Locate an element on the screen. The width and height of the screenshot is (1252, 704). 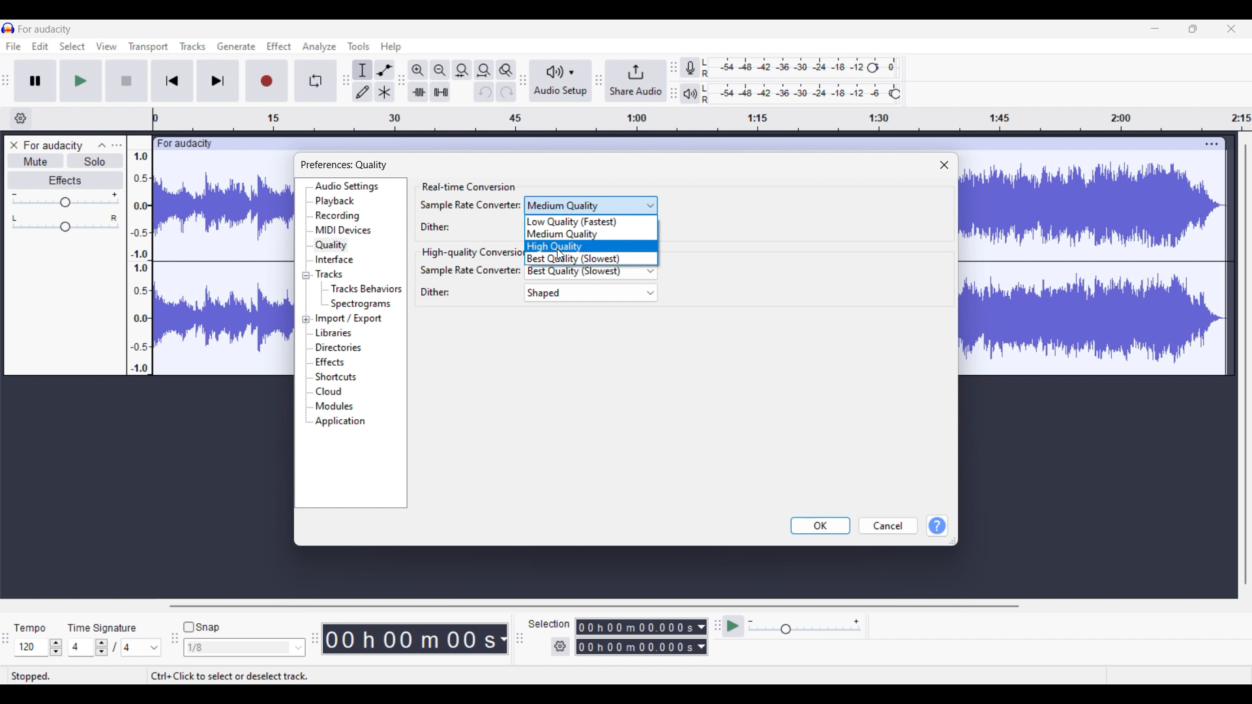
Section title is located at coordinates (468, 187).